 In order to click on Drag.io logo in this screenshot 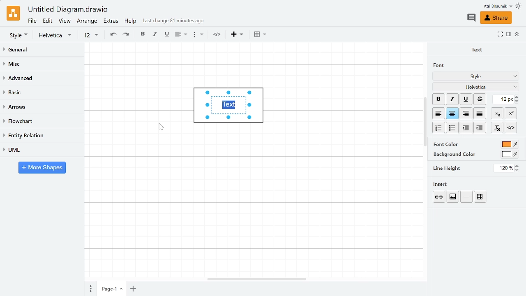, I will do `click(13, 13)`.